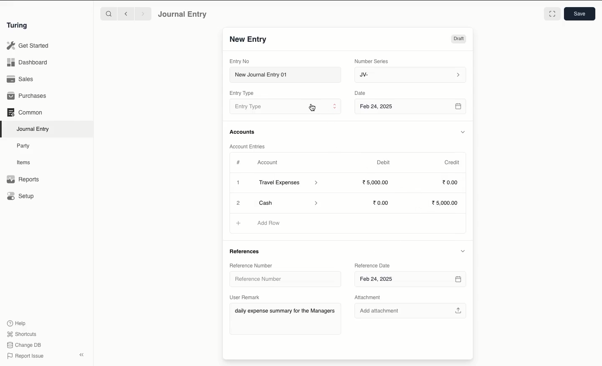  Describe the element at coordinates (289, 183) in the screenshot. I see `Travel Expenses` at that location.